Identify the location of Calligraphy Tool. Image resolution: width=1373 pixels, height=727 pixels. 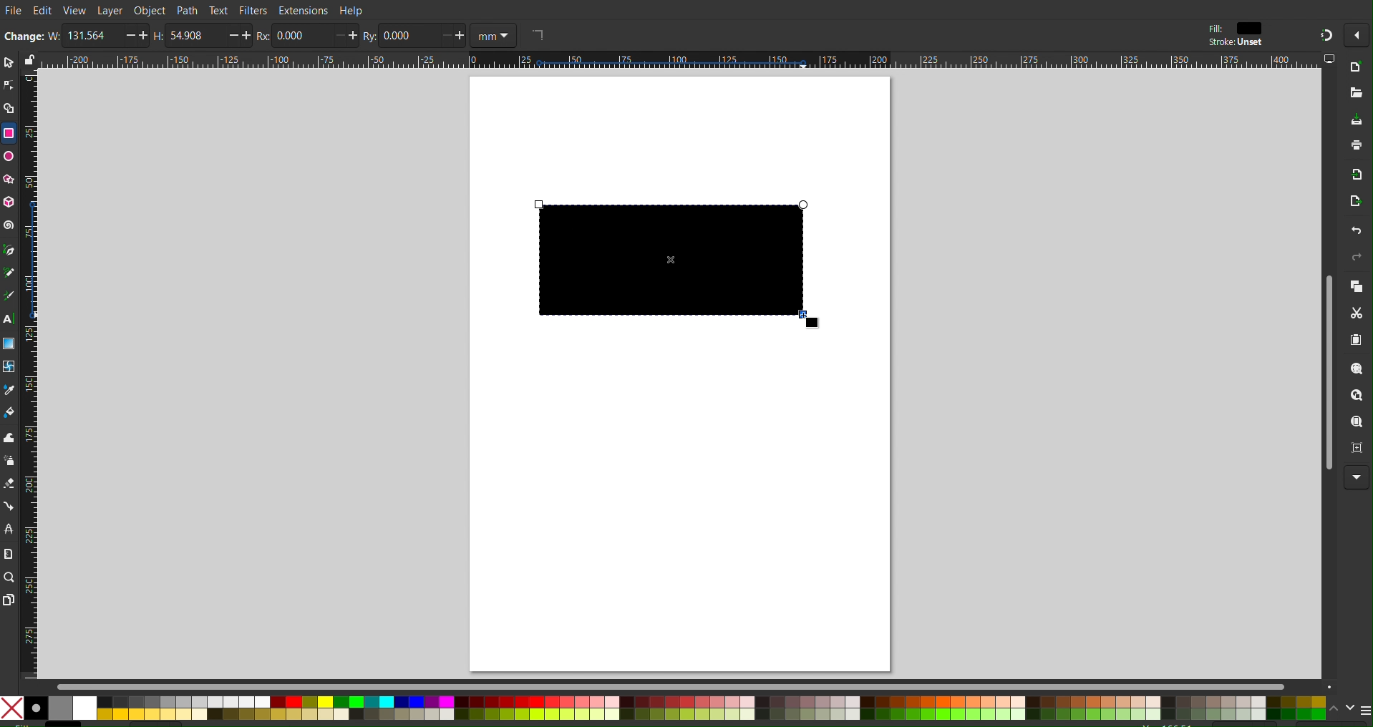
(9, 296).